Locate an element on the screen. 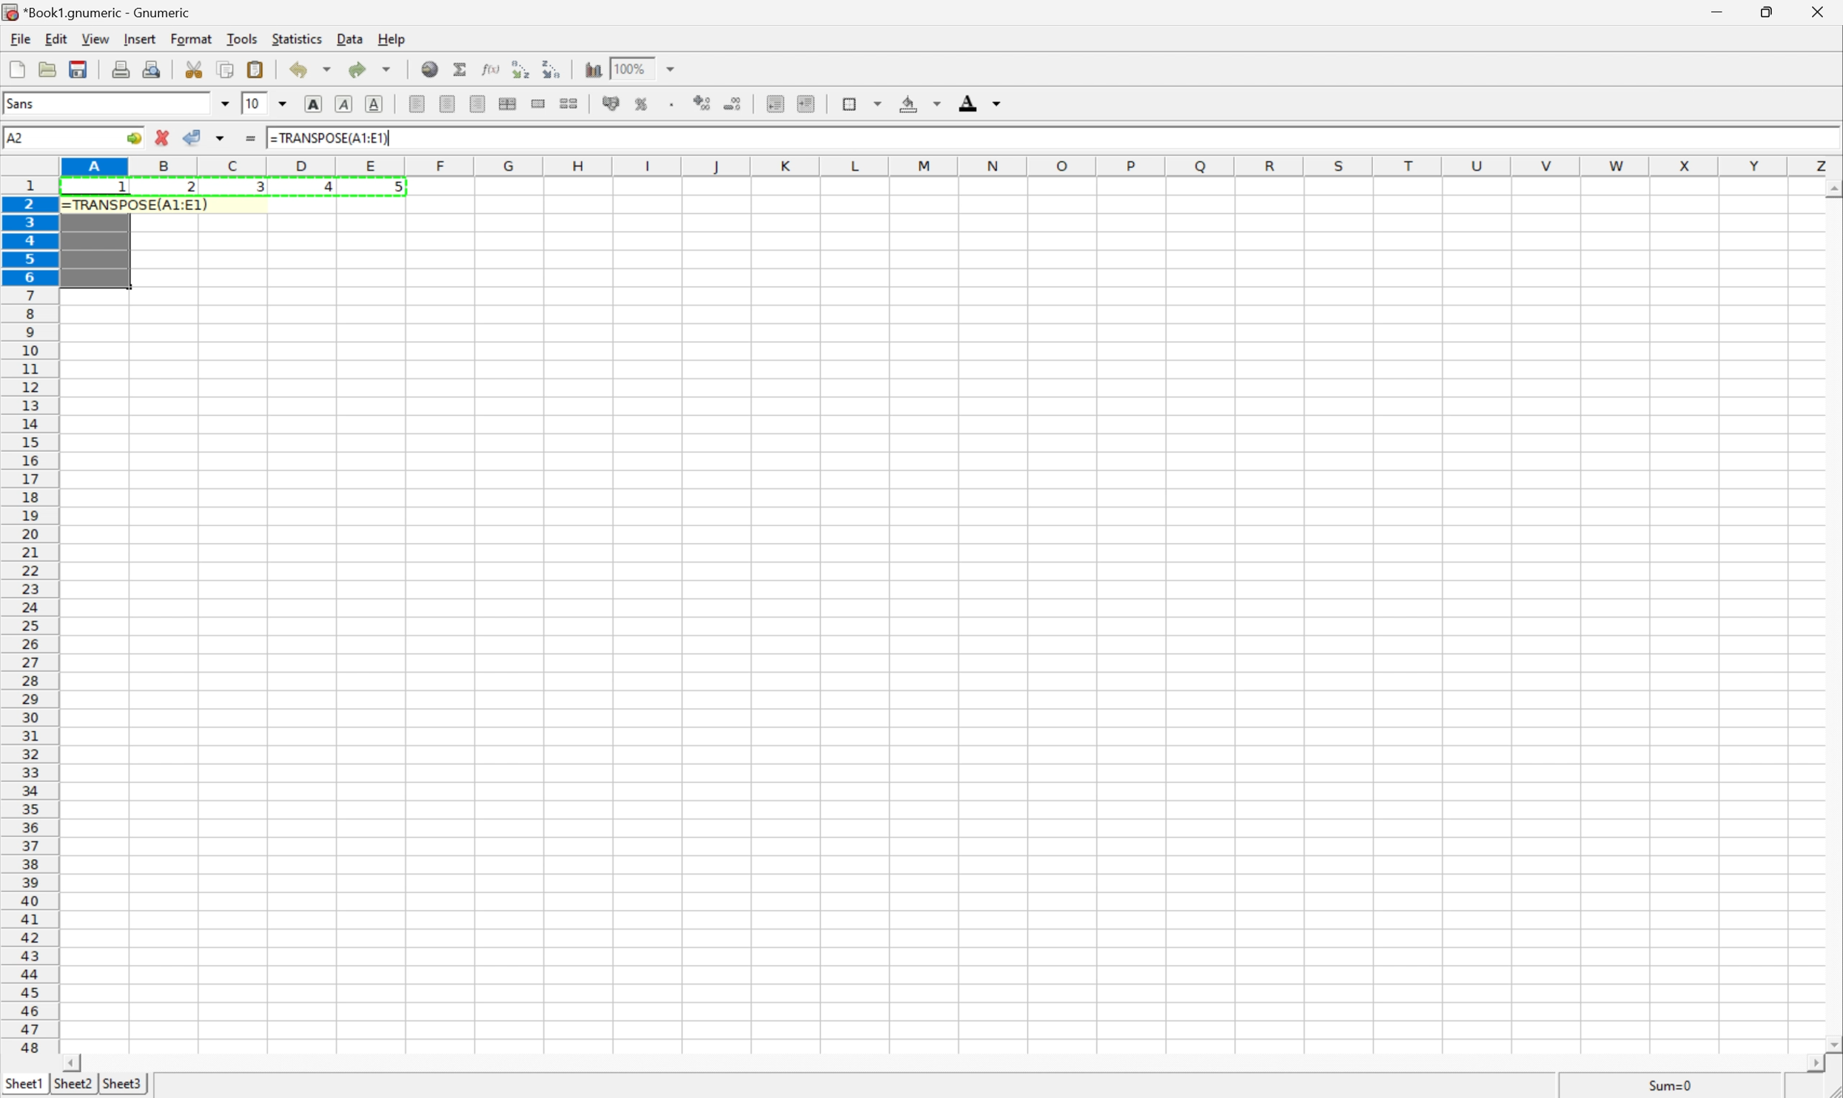 This screenshot has width=1843, height=1098. sheet2 is located at coordinates (74, 1088).